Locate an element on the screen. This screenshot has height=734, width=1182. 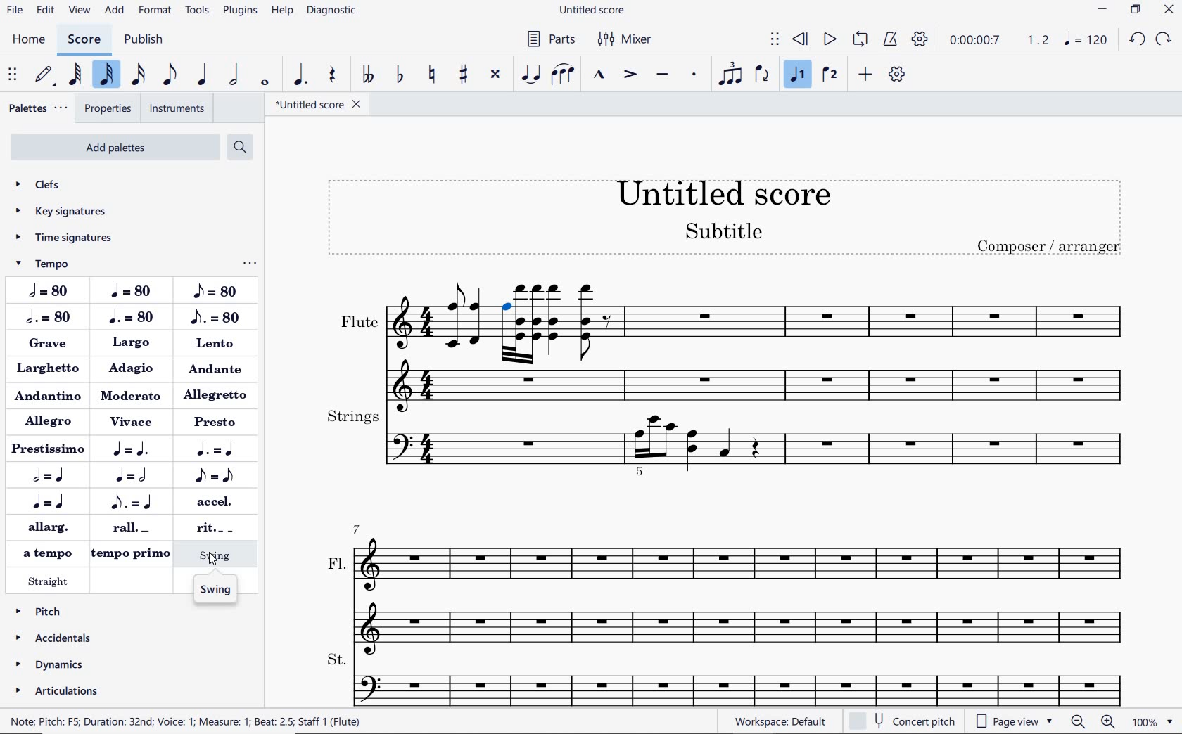
ALLEGRETTO is located at coordinates (218, 394).